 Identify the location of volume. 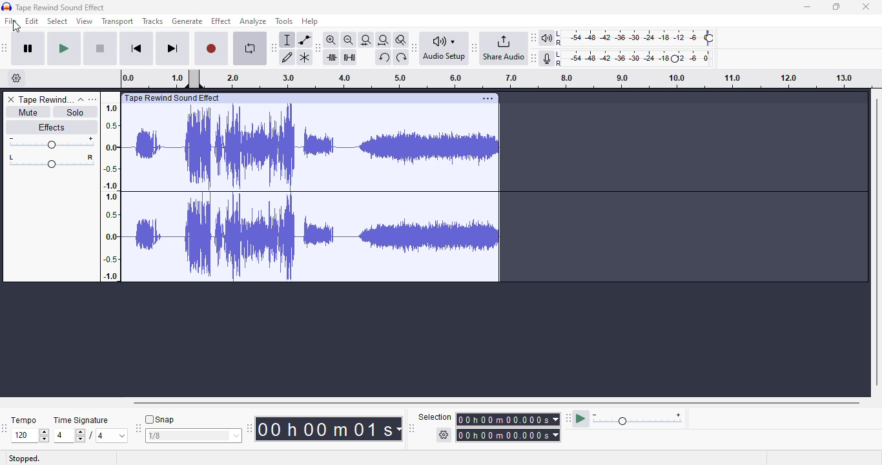
(51, 143).